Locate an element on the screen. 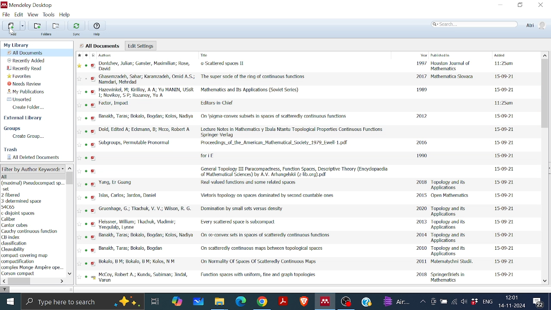 This screenshot has height=310, width=551. 1997 is located at coordinates (420, 64).